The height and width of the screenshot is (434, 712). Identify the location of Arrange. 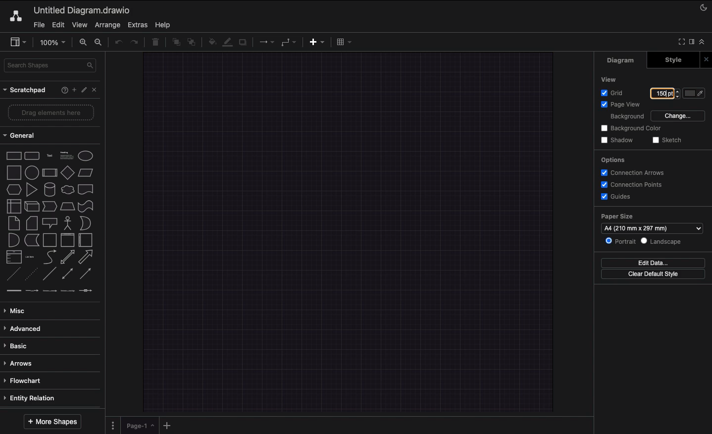
(107, 24).